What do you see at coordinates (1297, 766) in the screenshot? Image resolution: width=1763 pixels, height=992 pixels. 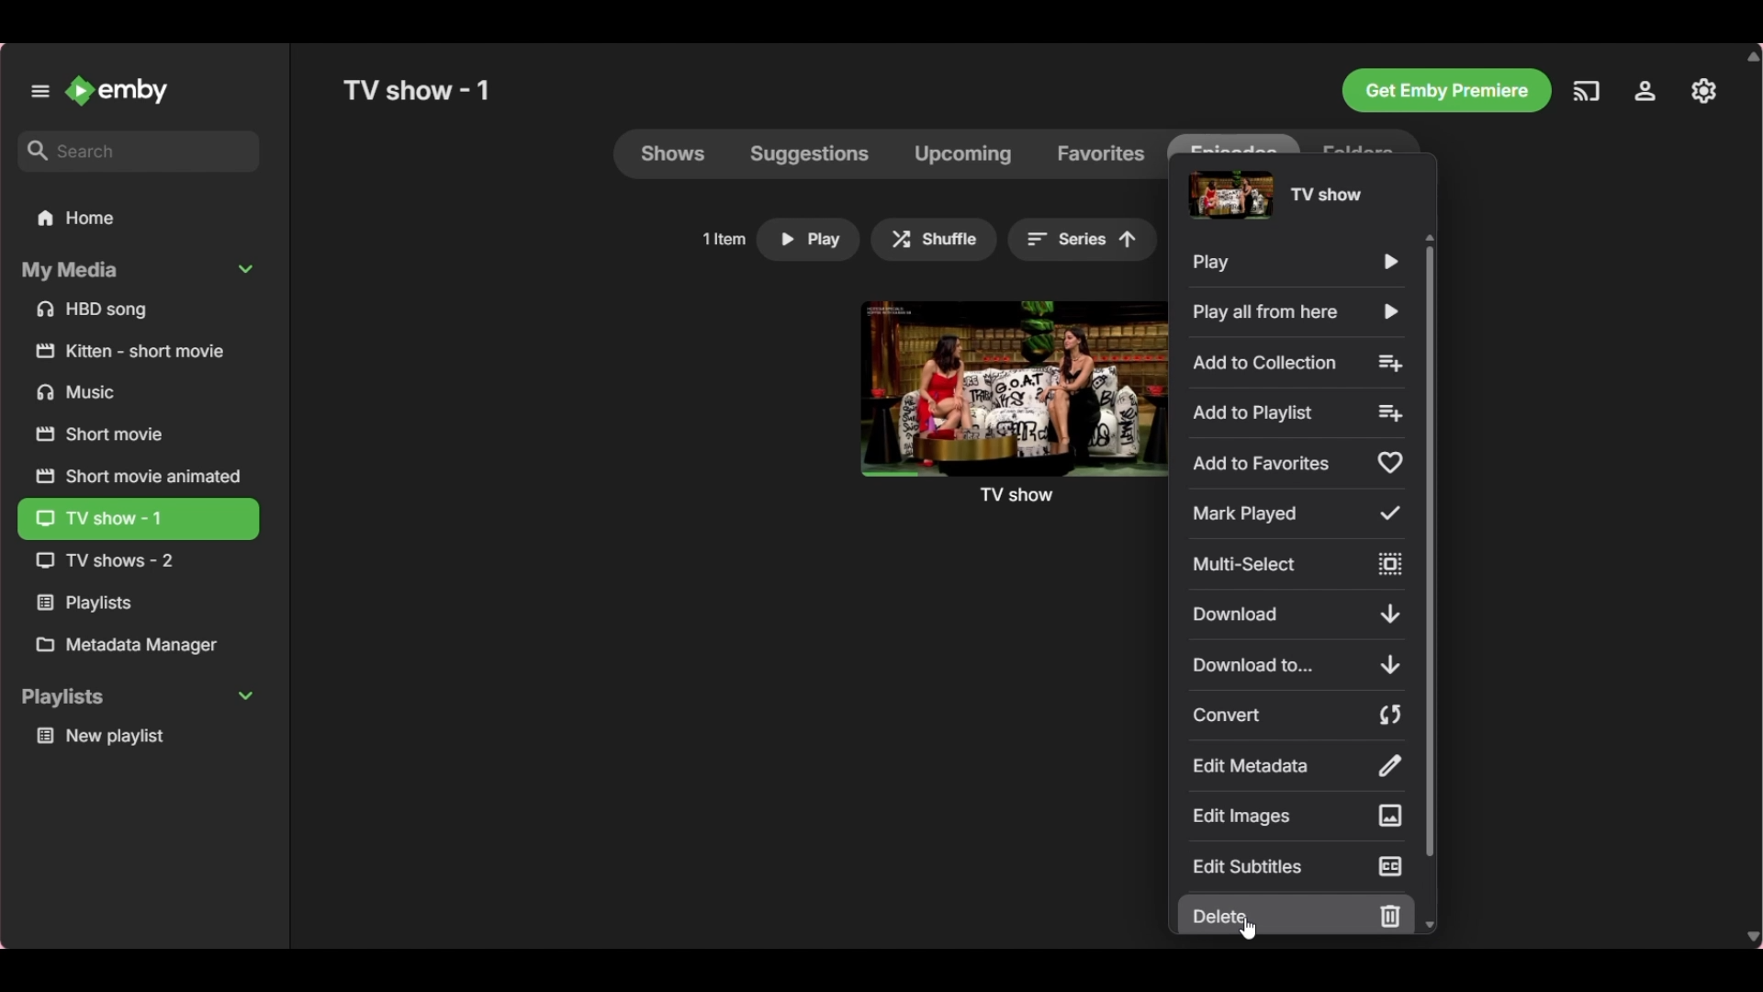 I see `Edit metadata` at bounding box center [1297, 766].